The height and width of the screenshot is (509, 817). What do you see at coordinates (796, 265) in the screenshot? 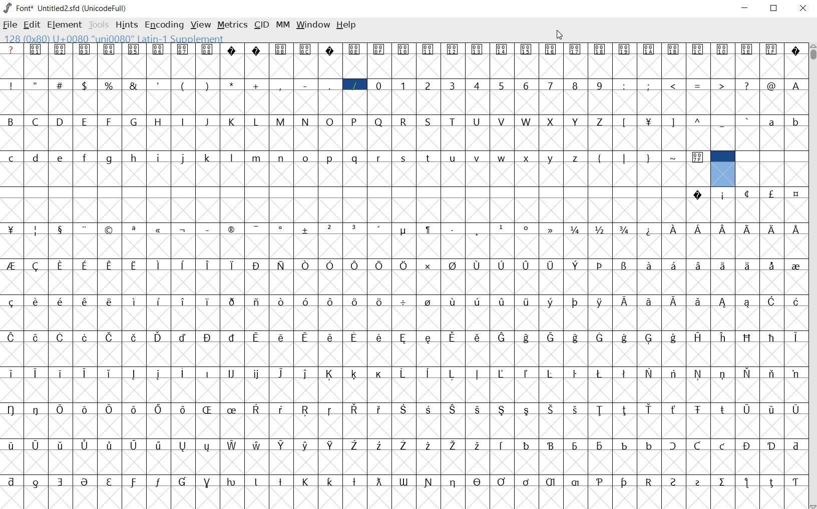
I see `Symbol` at bounding box center [796, 265].